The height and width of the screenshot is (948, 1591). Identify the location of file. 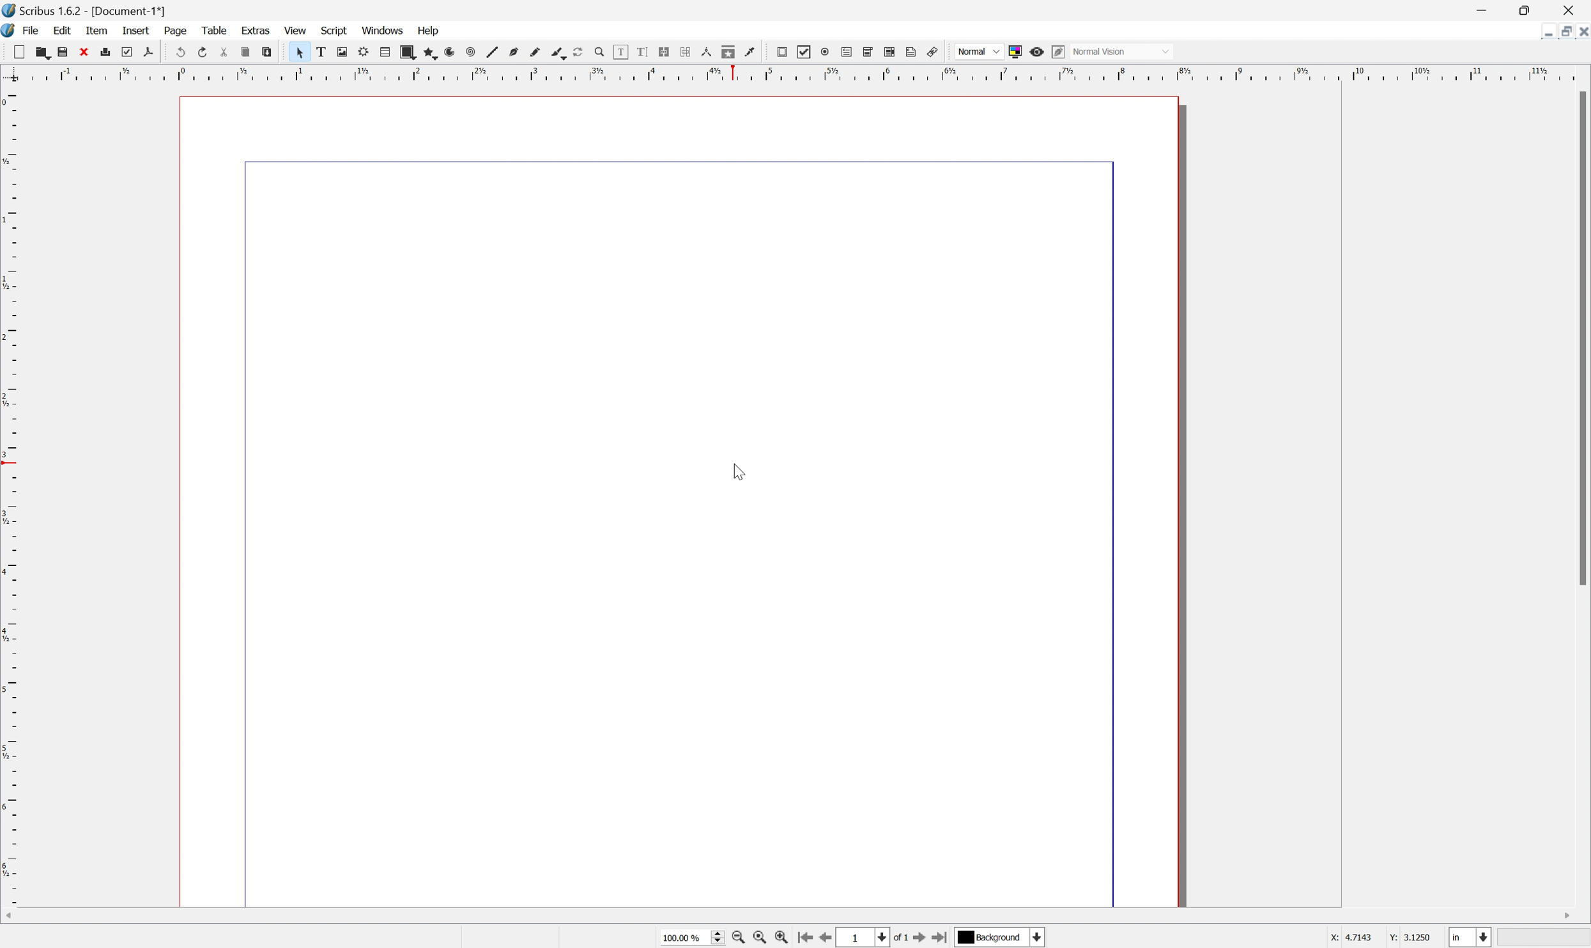
(33, 29).